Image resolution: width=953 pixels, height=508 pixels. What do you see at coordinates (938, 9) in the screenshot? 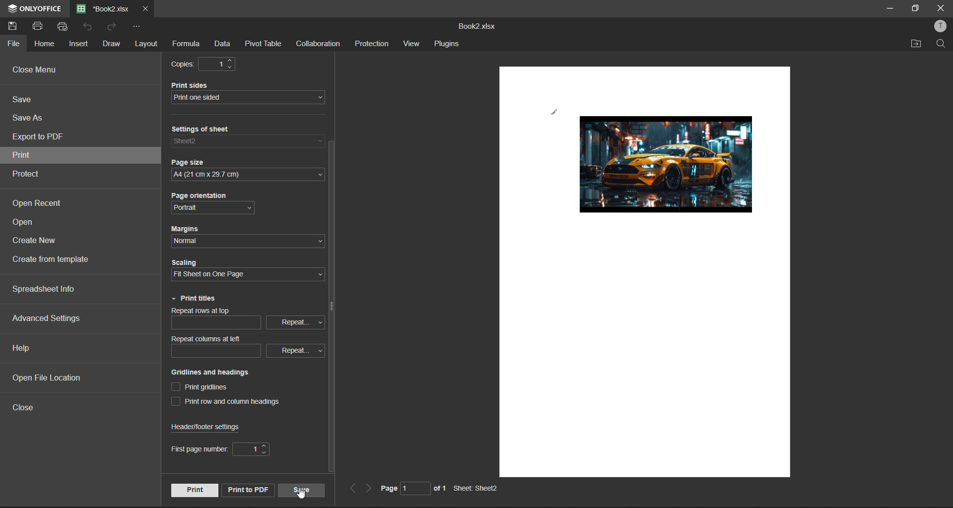
I see `close` at bounding box center [938, 9].